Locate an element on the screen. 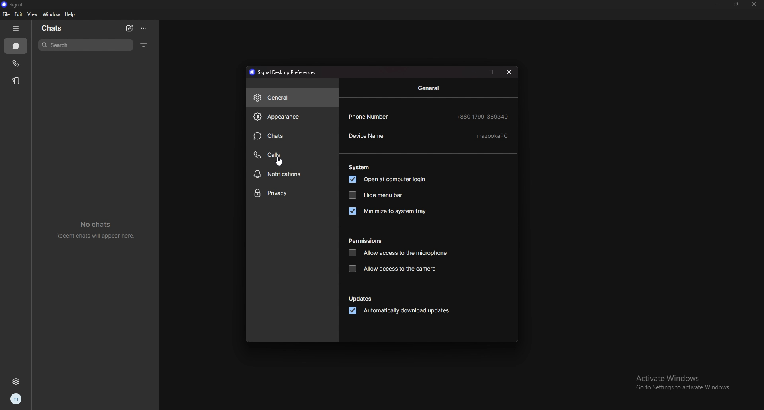 The height and width of the screenshot is (410, 764). chats is located at coordinates (57, 27).